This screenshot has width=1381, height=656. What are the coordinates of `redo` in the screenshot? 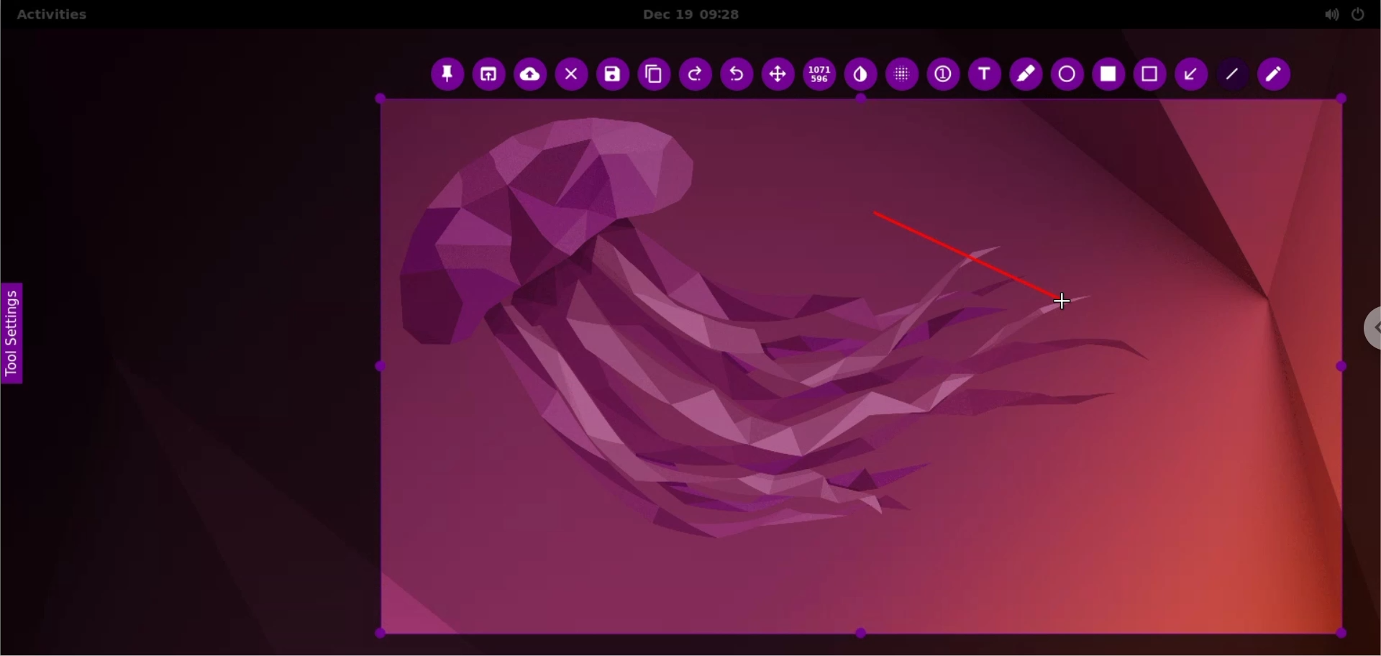 It's located at (698, 75).